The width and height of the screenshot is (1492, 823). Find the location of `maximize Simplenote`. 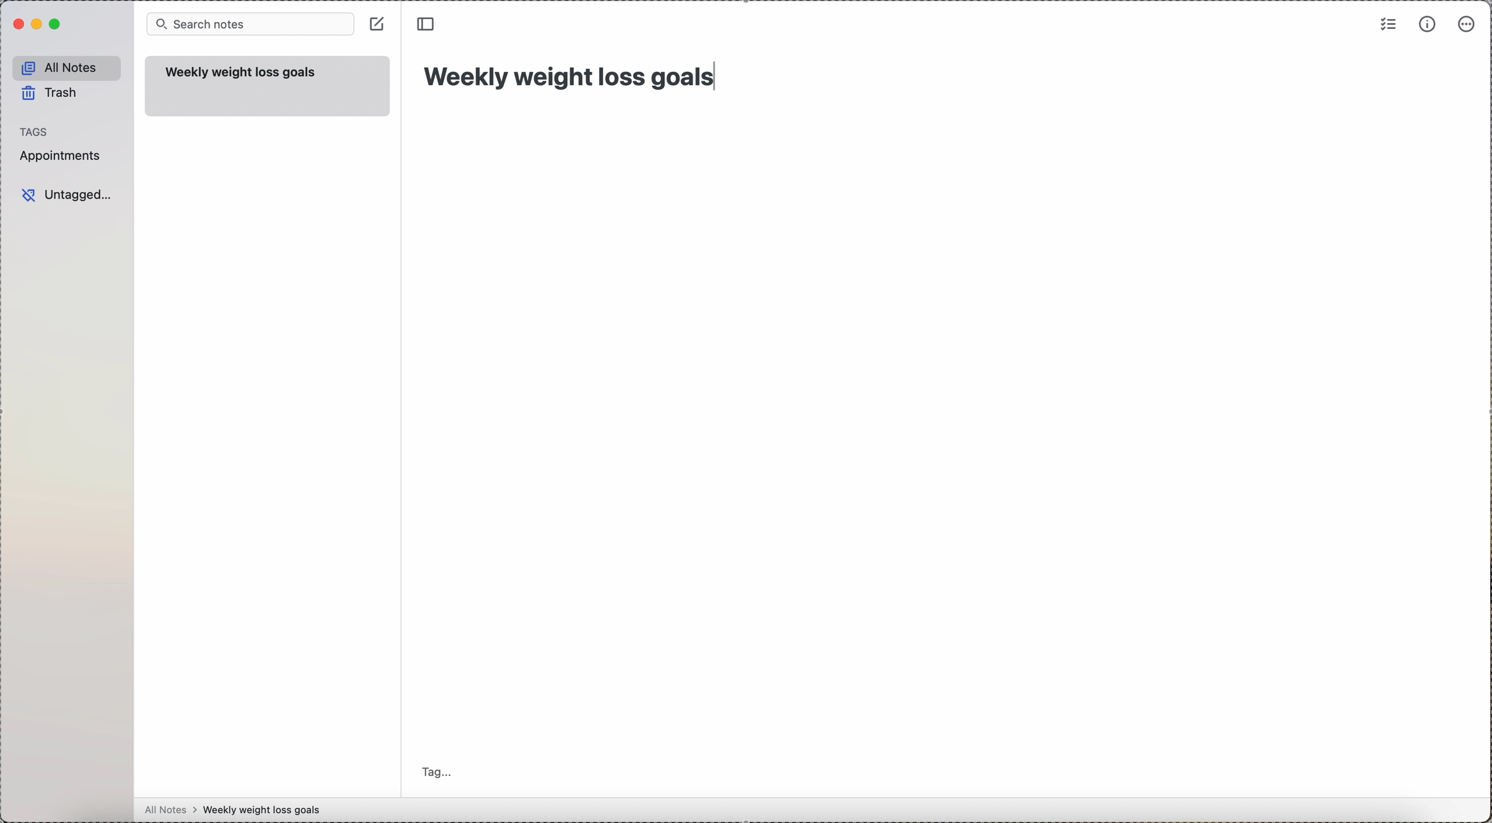

maximize Simplenote is located at coordinates (57, 24).